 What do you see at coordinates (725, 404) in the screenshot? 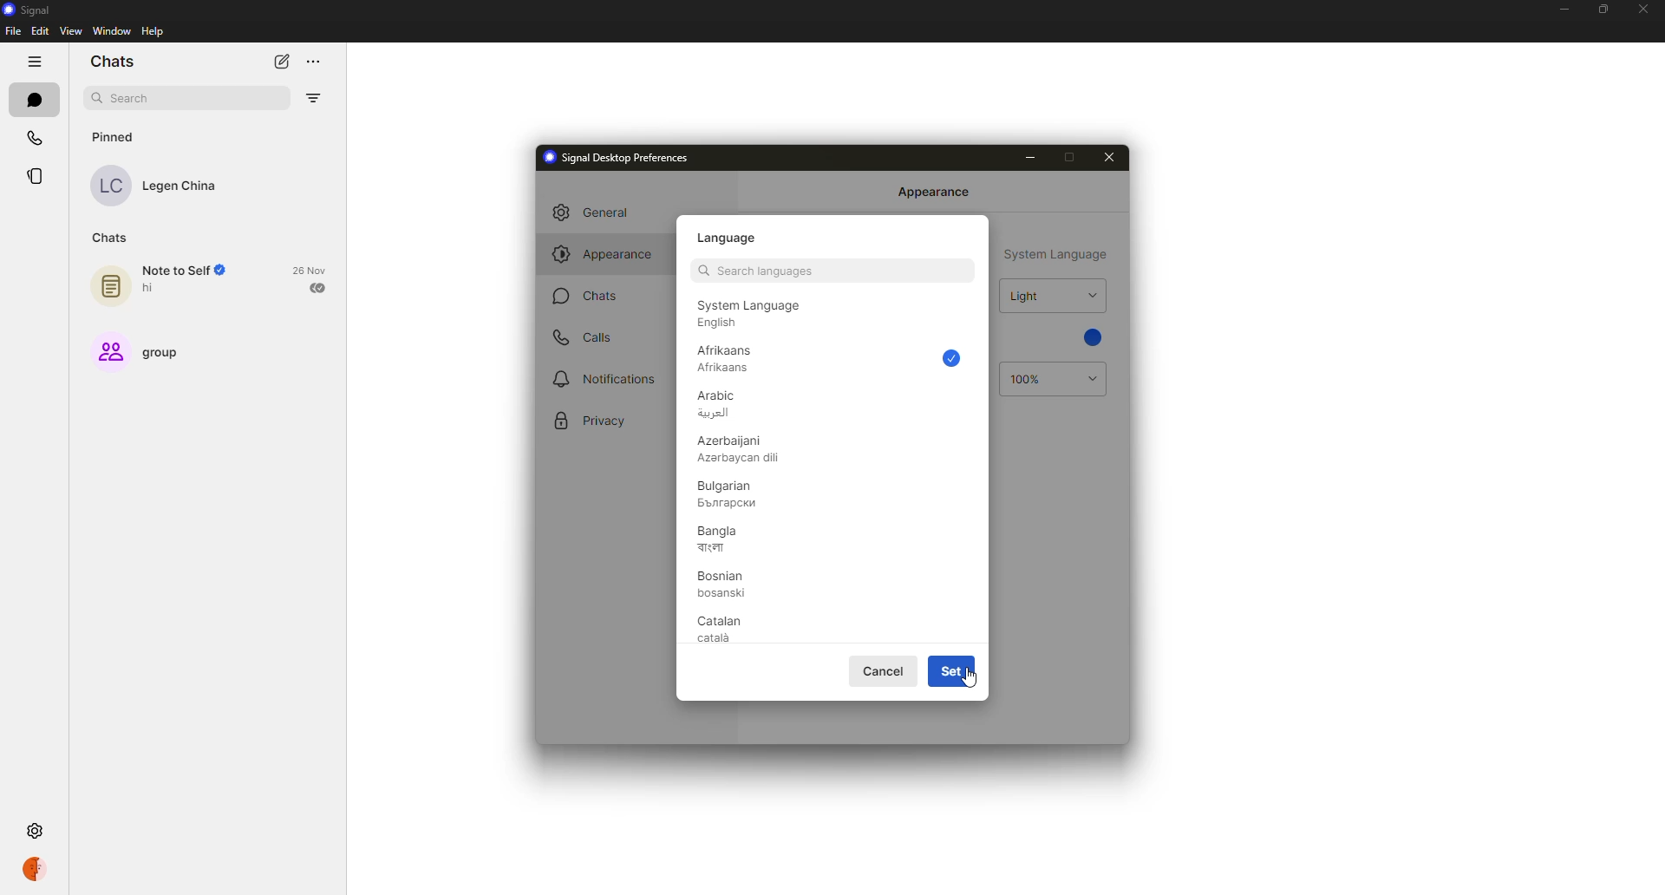
I see `arabic` at bounding box center [725, 404].